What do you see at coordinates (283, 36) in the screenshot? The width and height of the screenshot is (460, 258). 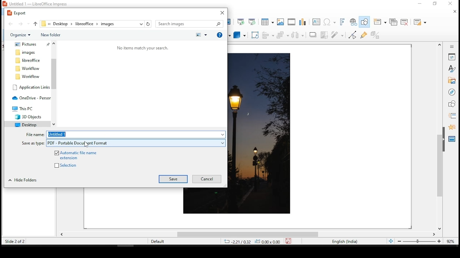 I see `arrange` at bounding box center [283, 36].